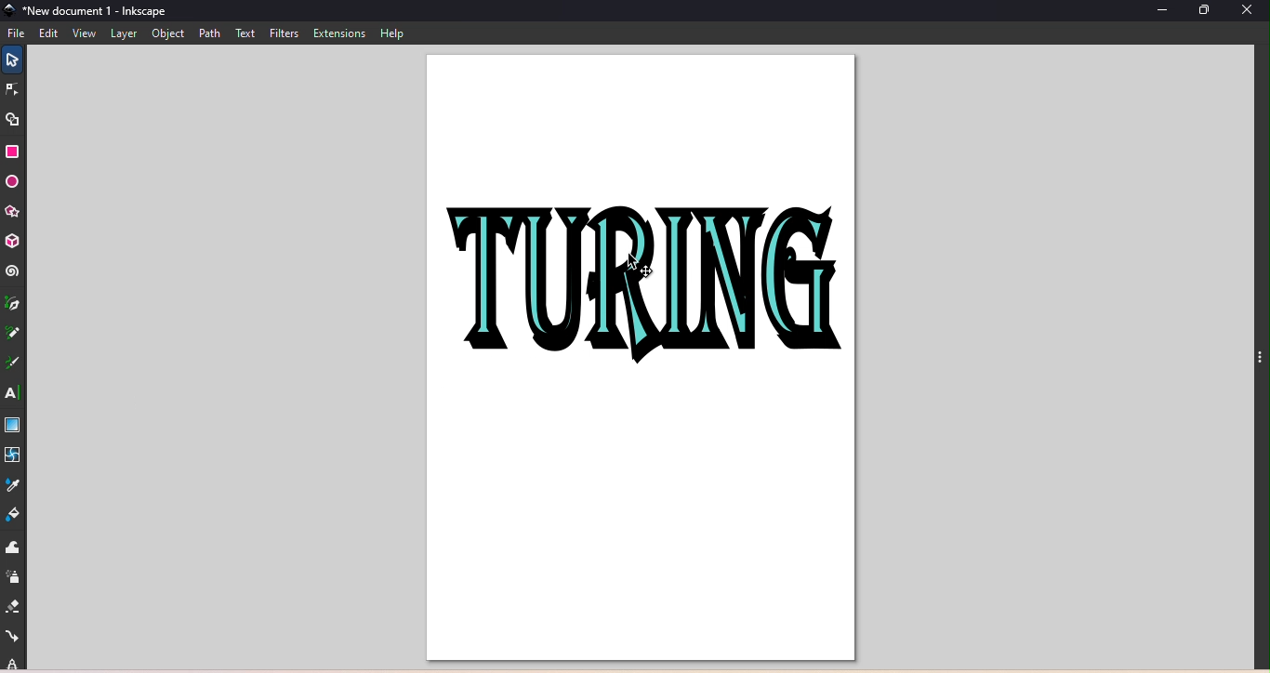  Describe the element at coordinates (17, 152) in the screenshot. I see `Rectangle tool` at that location.